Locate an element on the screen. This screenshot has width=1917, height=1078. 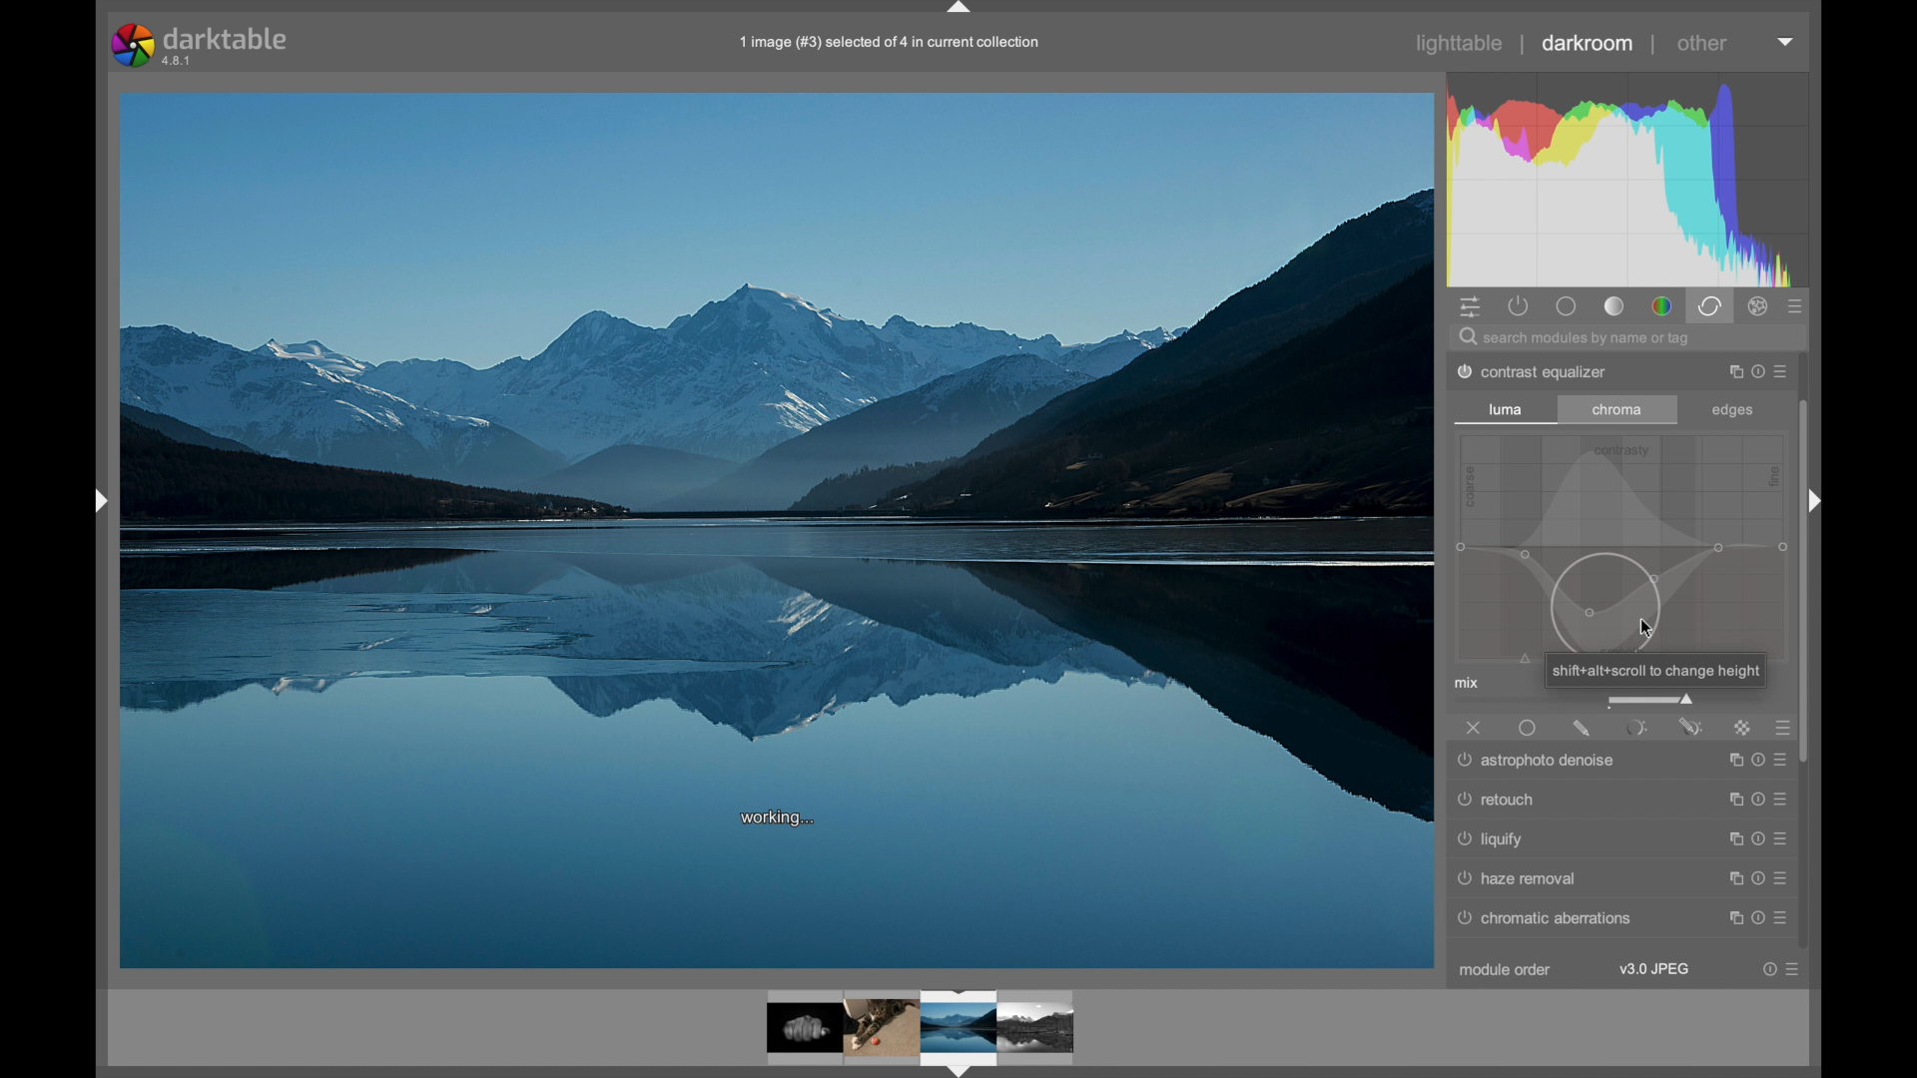
presets is located at coordinates (1786, 728).